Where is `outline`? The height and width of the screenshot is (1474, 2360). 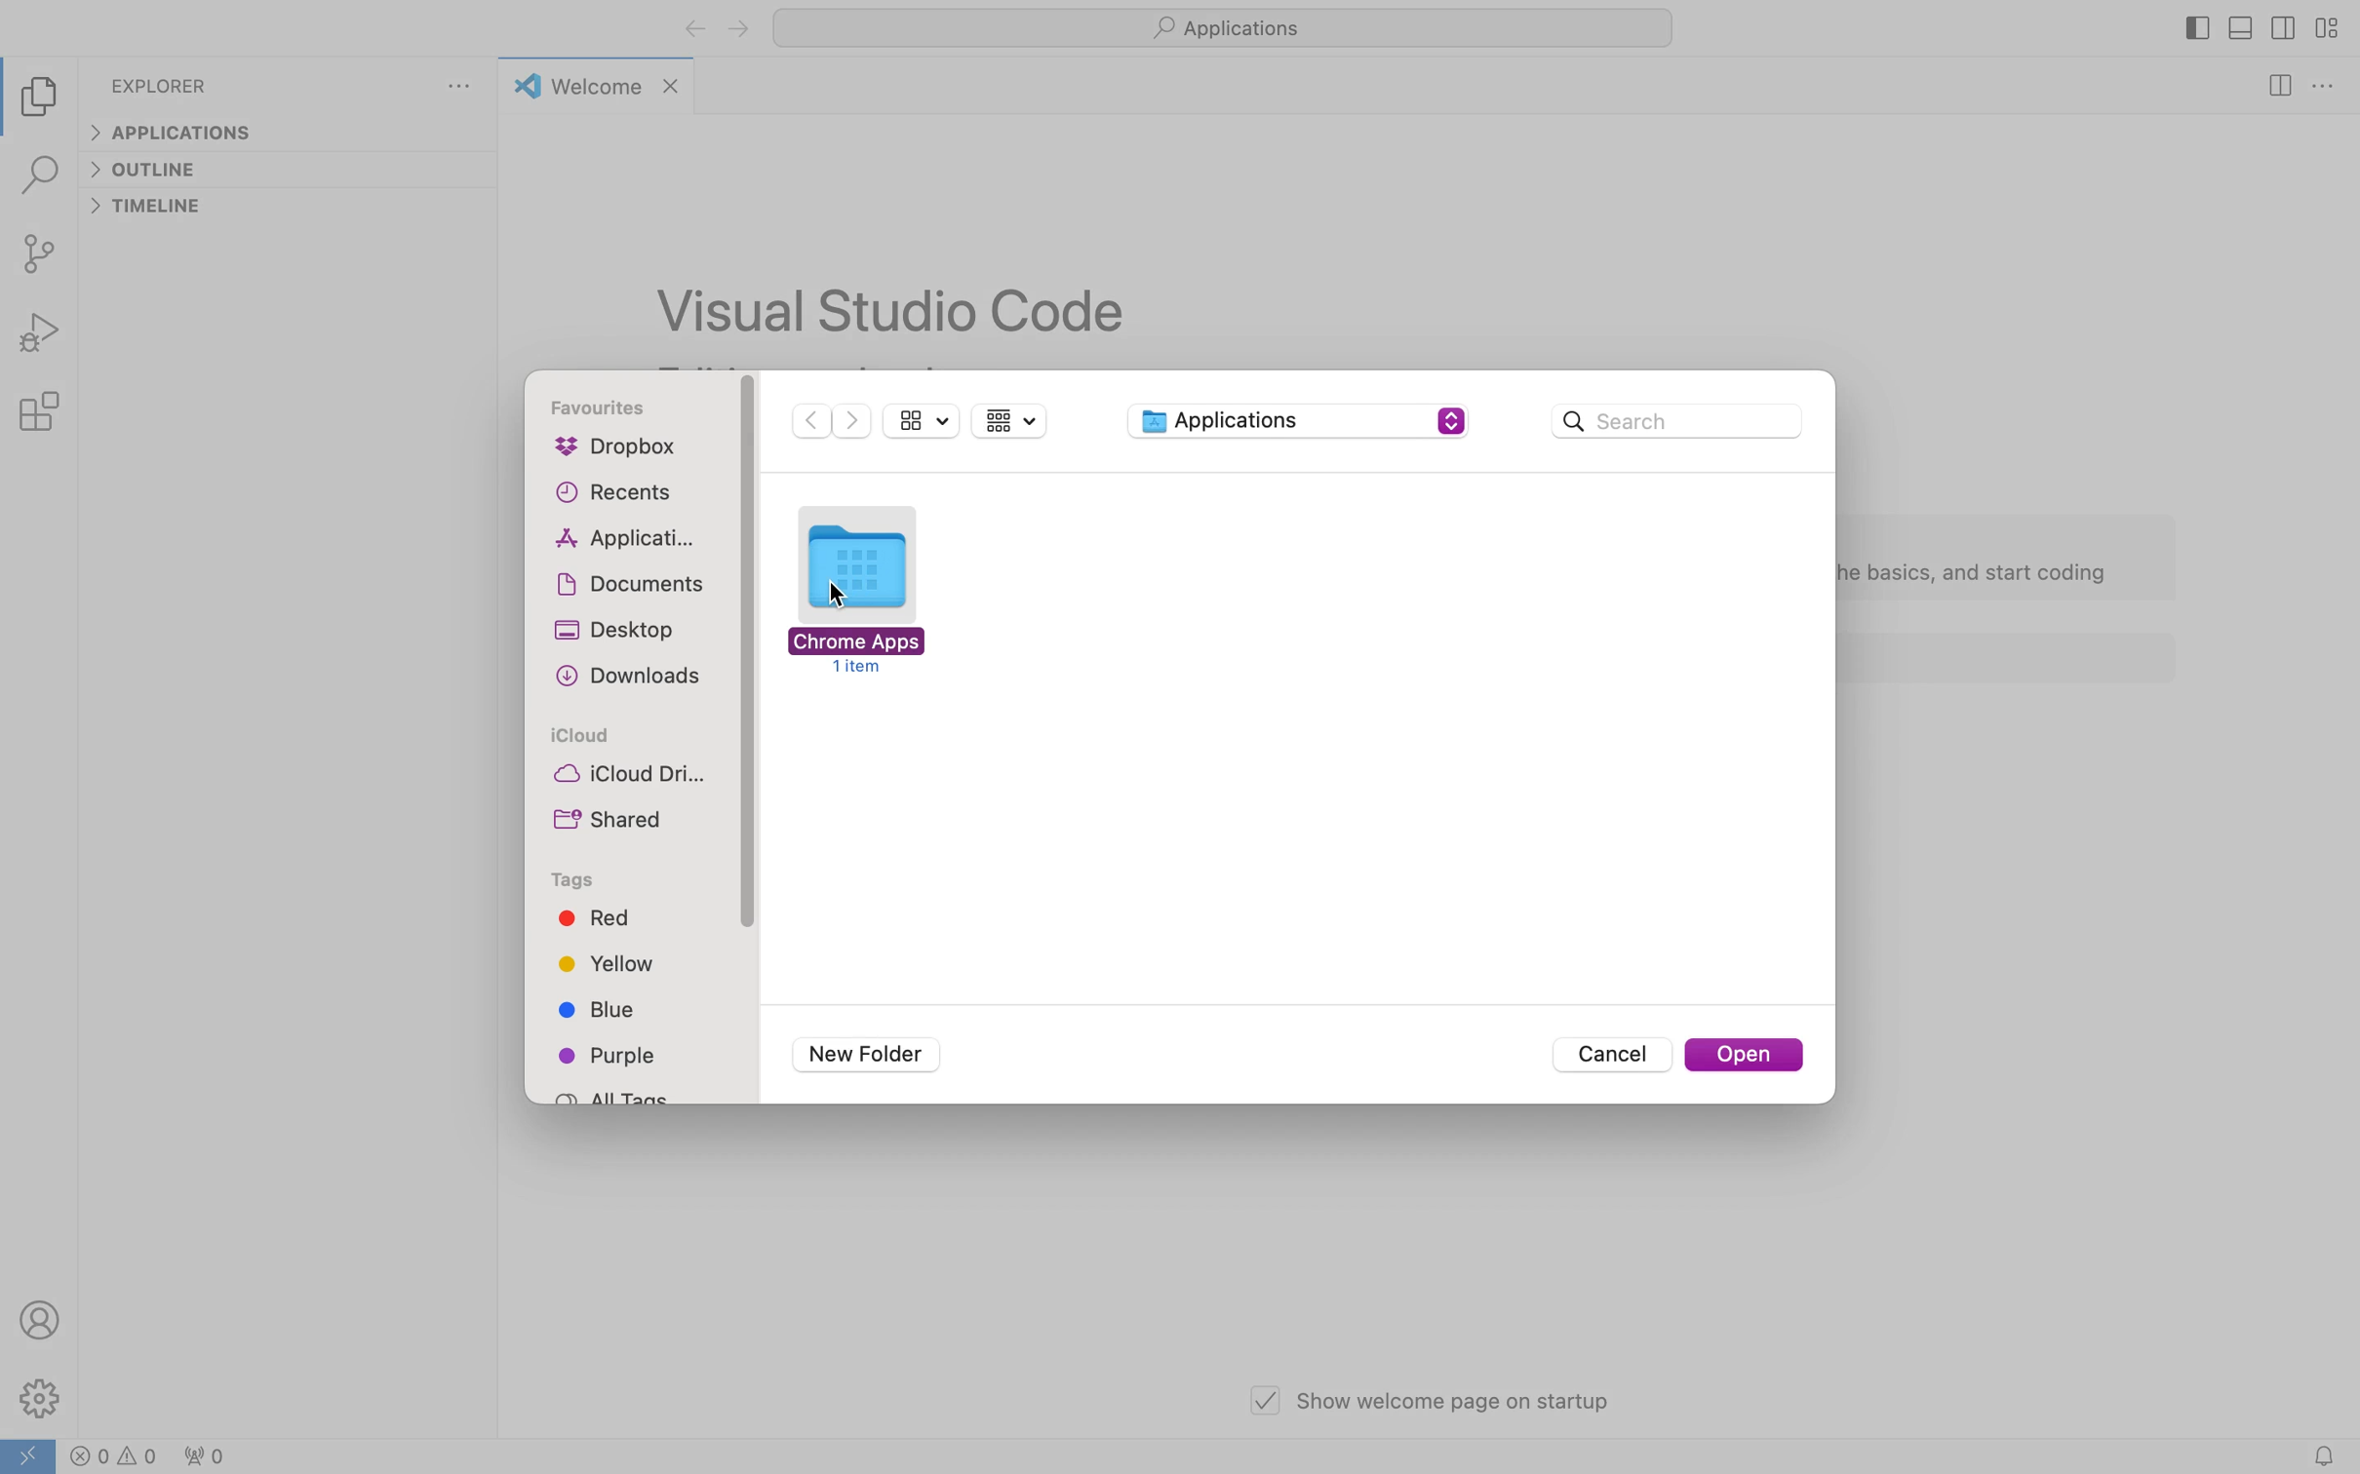
outline is located at coordinates (154, 170).